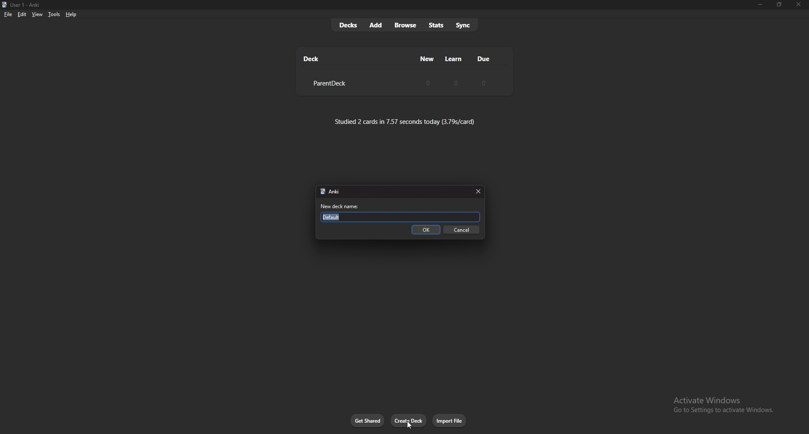 This screenshot has width=809, height=434. Describe the element at coordinates (28, 5) in the screenshot. I see `User 1 - Anki` at that location.